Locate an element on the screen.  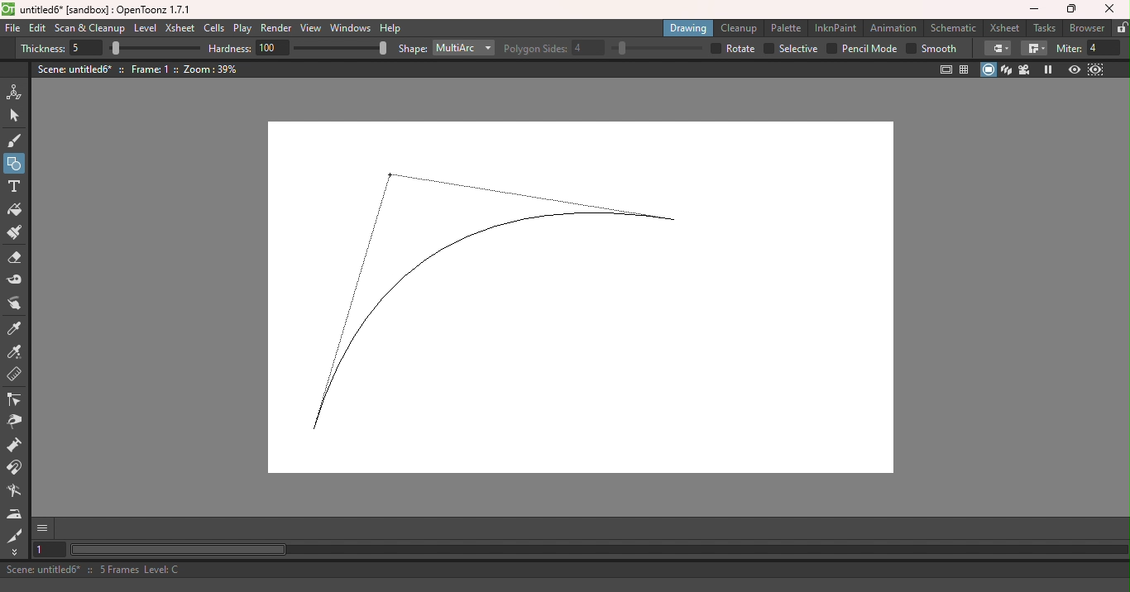
Rotate is located at coordinates (733, 49).